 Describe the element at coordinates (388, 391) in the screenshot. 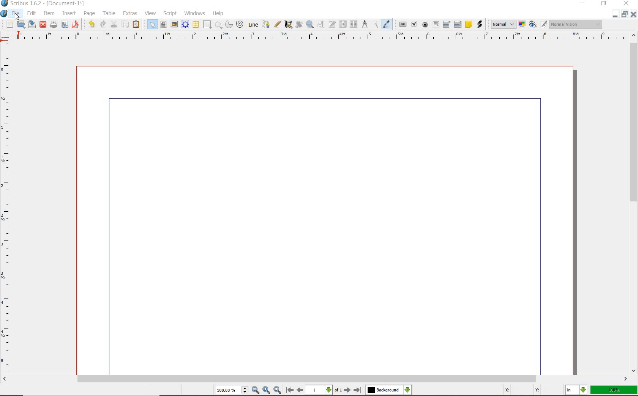

I see `select the current layer` at that location.